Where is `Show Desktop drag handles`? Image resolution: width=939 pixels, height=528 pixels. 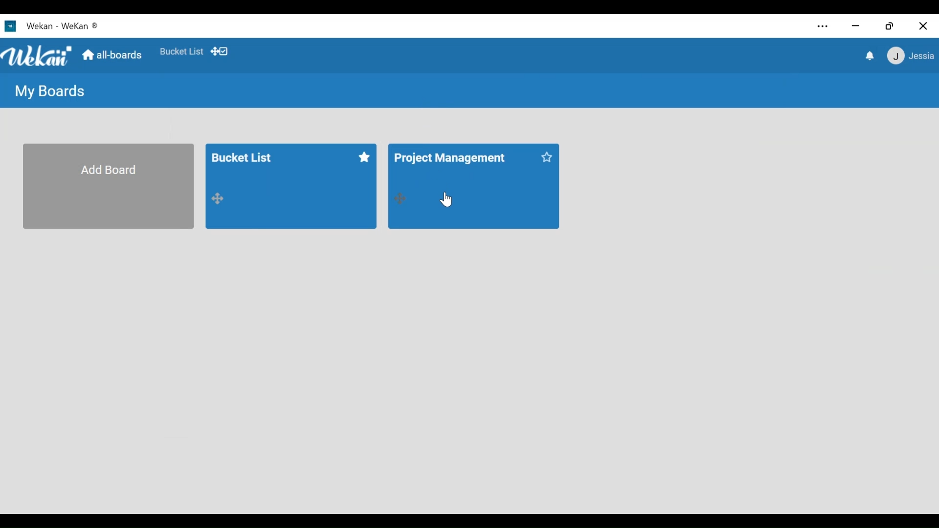
Show Desktop drag handles is located at coordinates (221, 52).